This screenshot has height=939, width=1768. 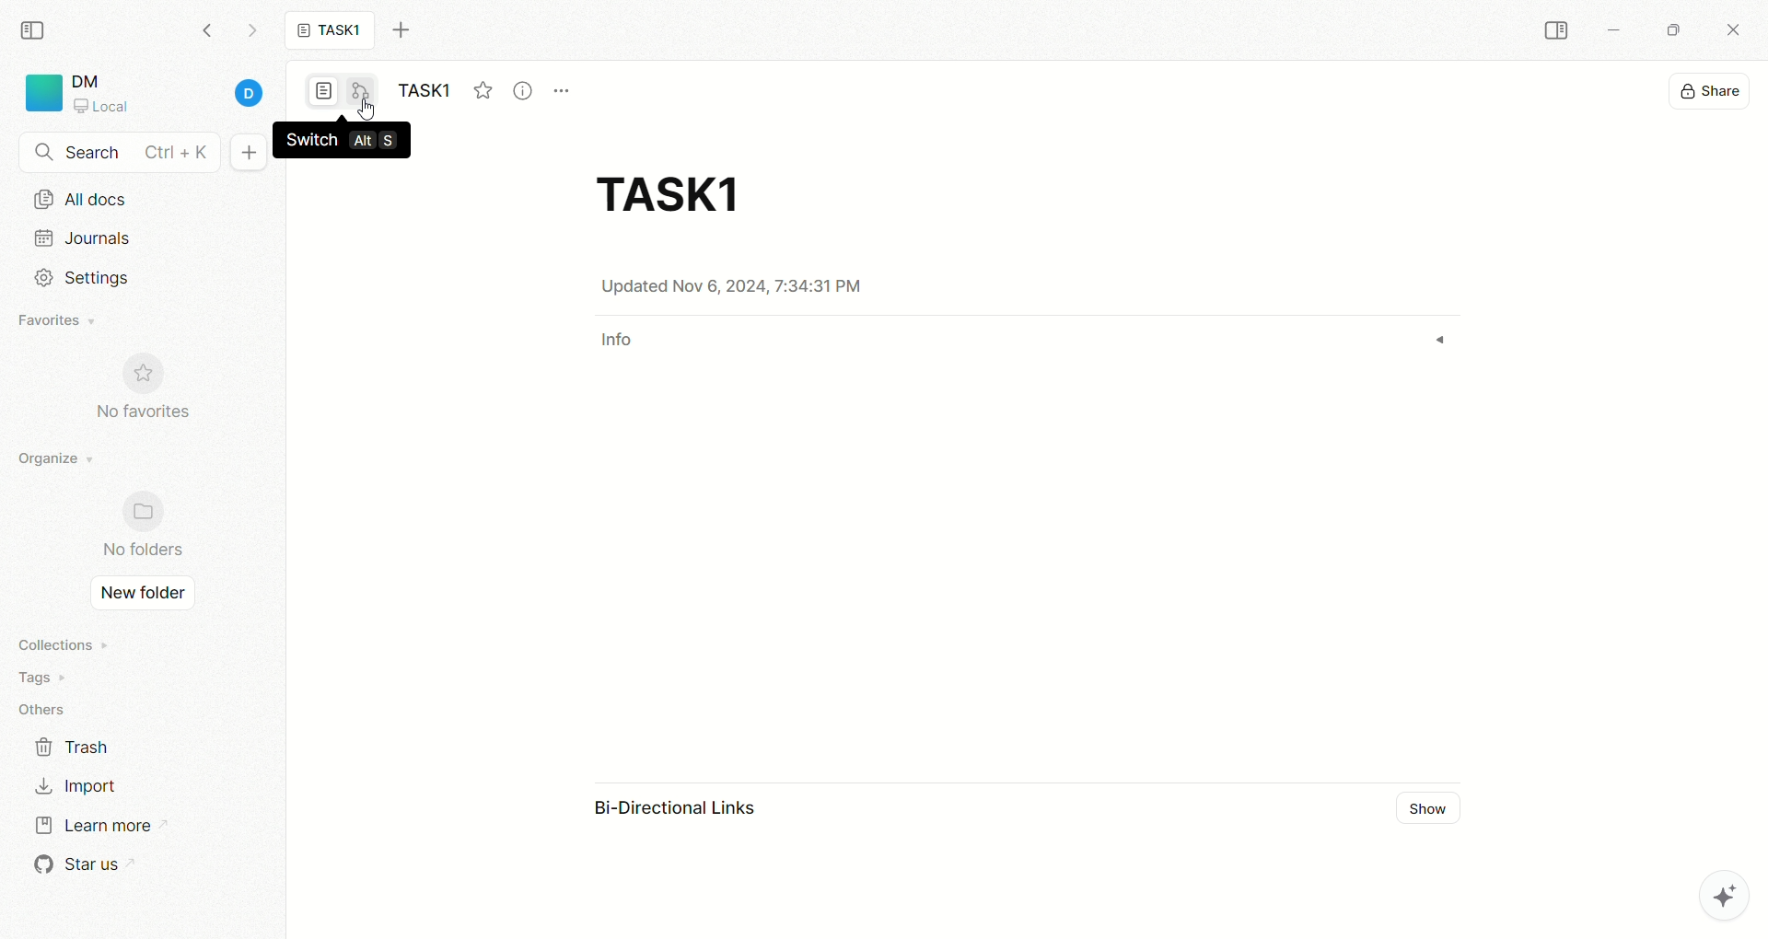 What do you see at coordinates (152, 398) in the screenshot?
I see `no favorites` at bounding box center [152, 398].